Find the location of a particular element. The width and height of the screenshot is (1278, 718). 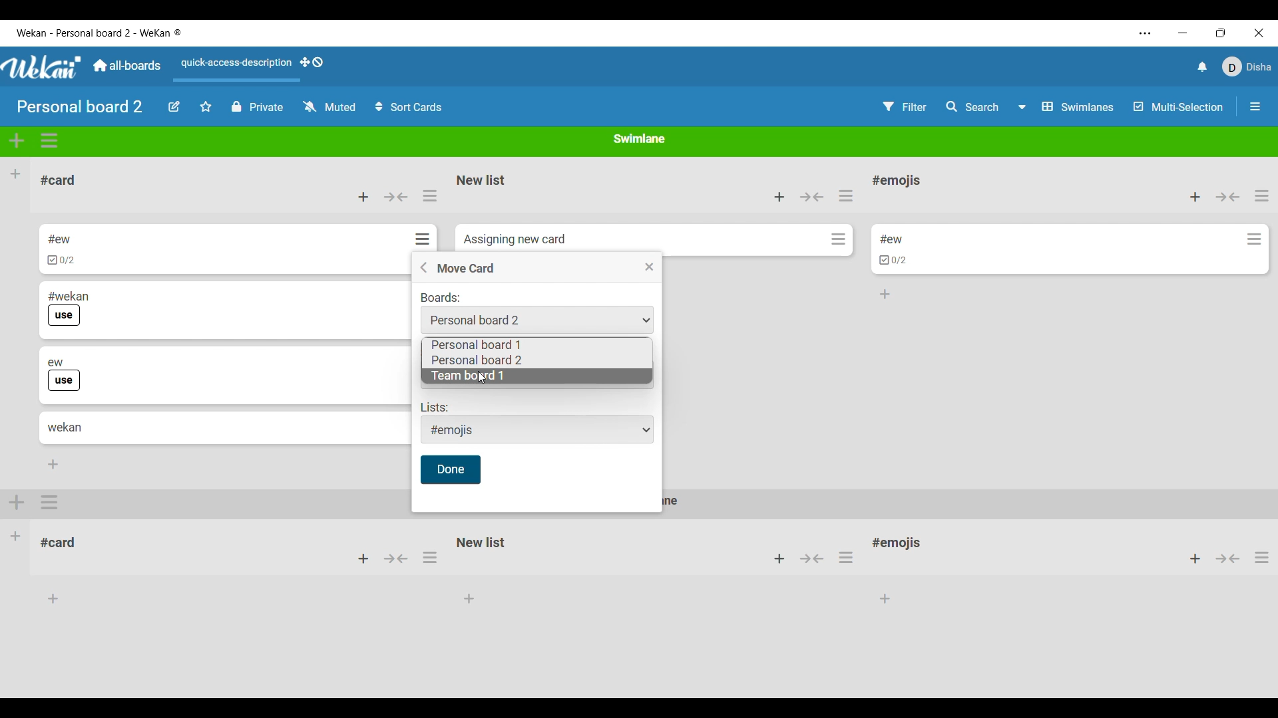

Add card to bottom of list is located at coordinates (53, 464).